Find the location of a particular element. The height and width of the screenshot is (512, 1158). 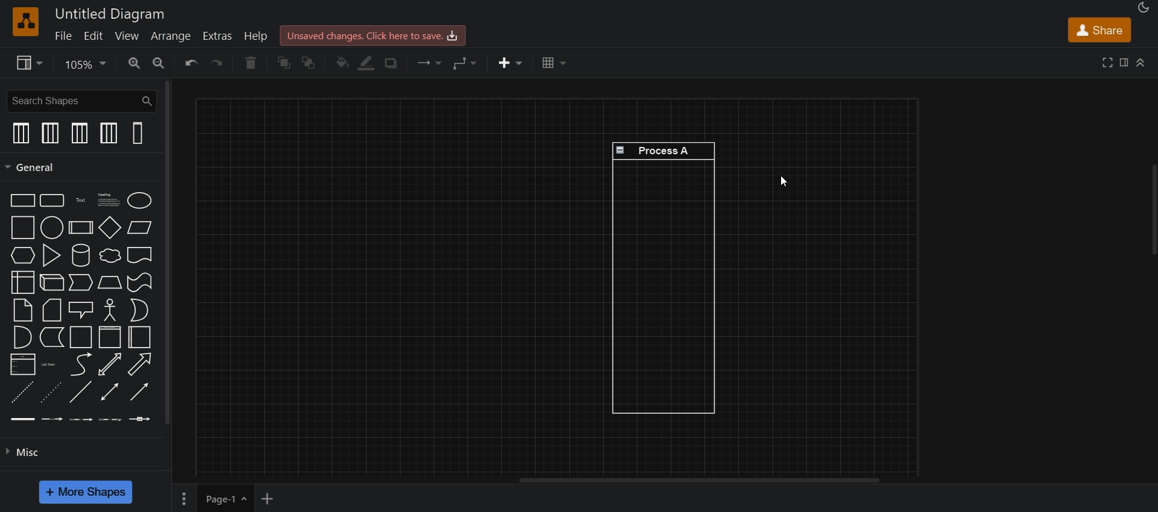

text with heading is located at coordinates (107, 199).